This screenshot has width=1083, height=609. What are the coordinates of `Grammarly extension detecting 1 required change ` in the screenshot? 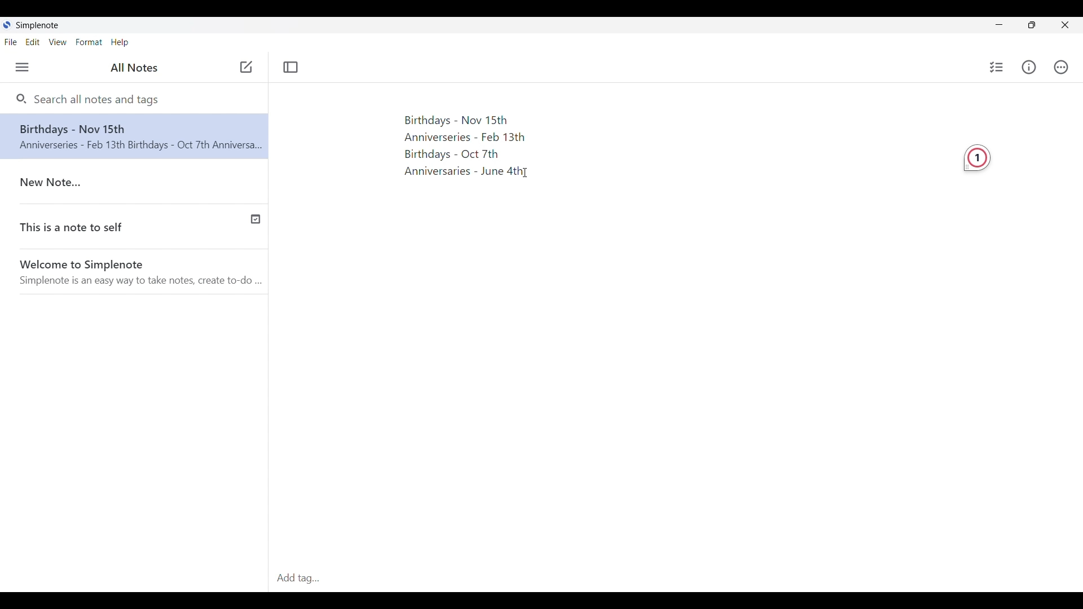 It's located at (978, 157).